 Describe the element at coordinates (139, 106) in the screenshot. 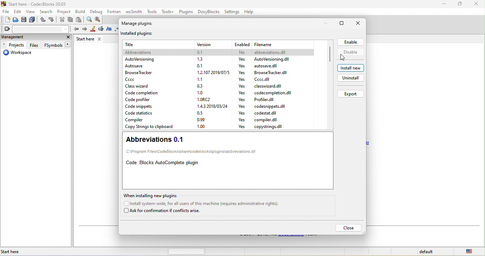

I see `code snippets` at that location.